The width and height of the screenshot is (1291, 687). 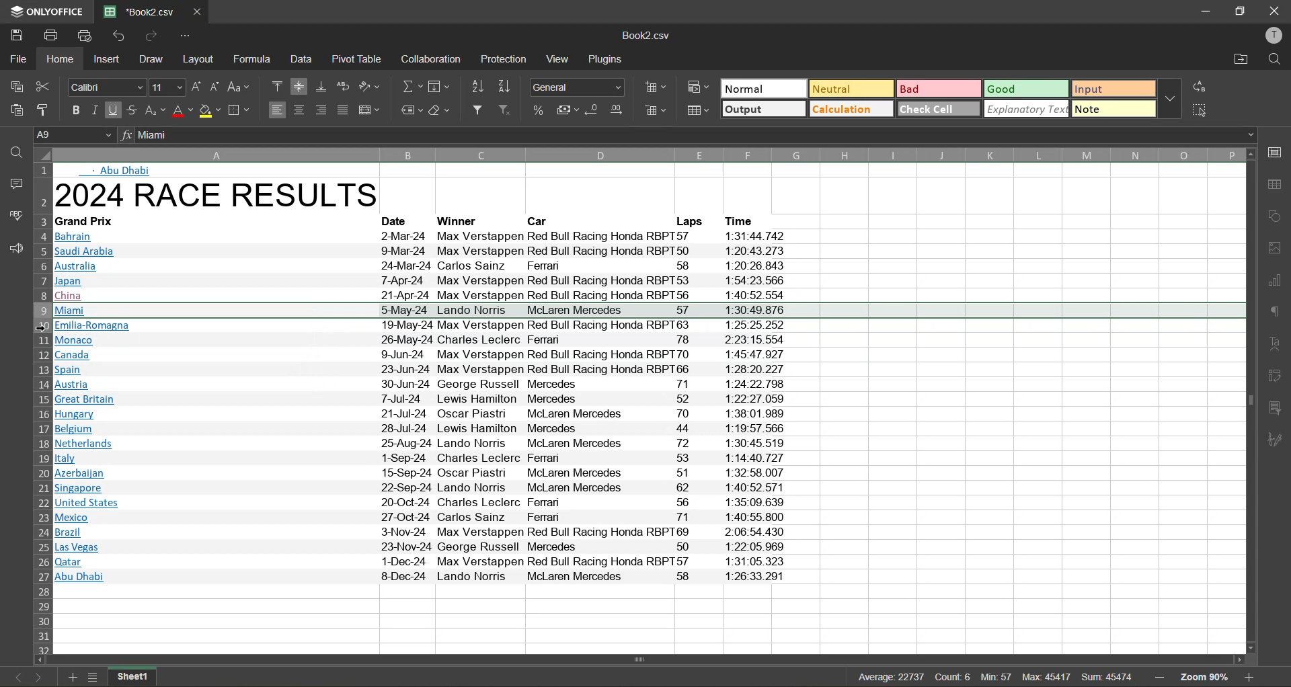 I want to click on columns, so click(x=649, y=153).